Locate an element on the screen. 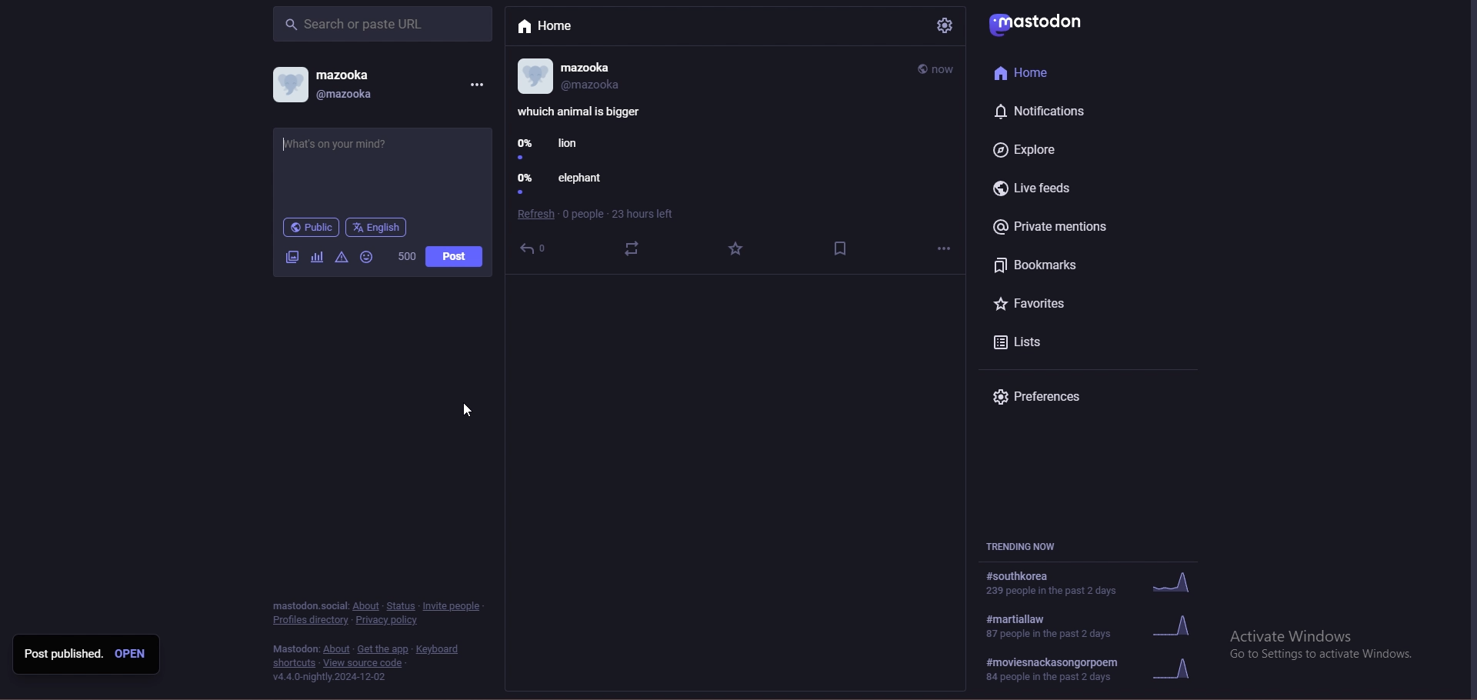 The height and width of the screenshot is (700, 1477). image is located at coordinates (290, 258).